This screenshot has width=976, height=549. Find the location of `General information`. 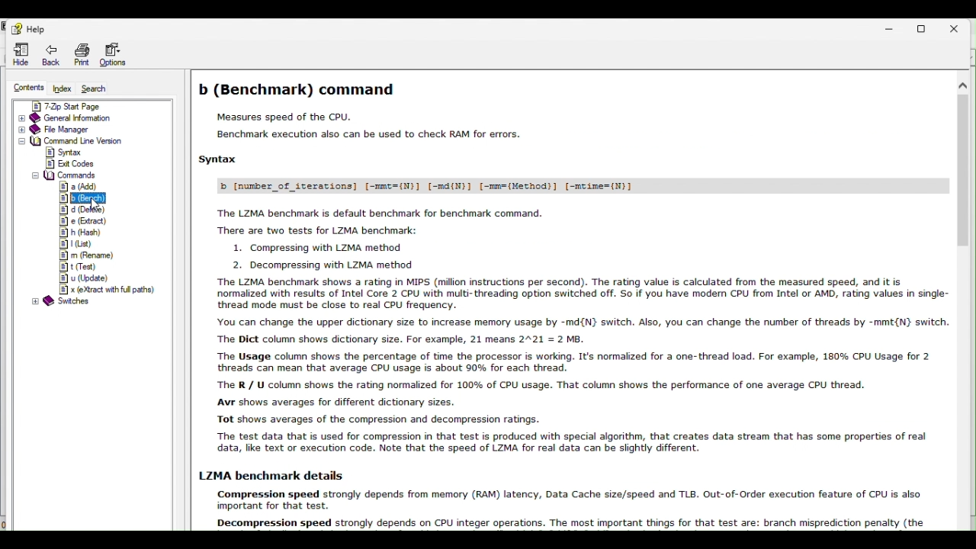

General information is located at coordinates (76, 118).